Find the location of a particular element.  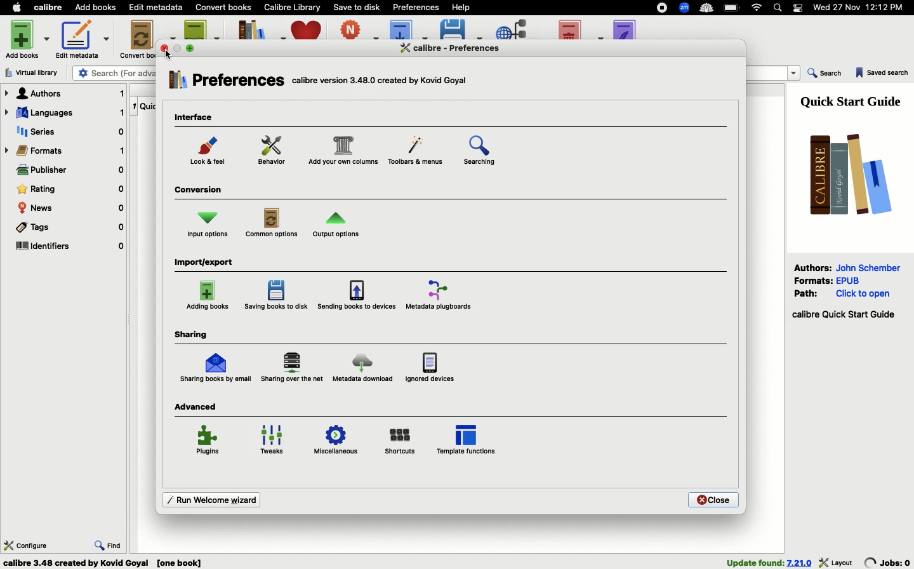

Help is located at coordinates (460, 6).